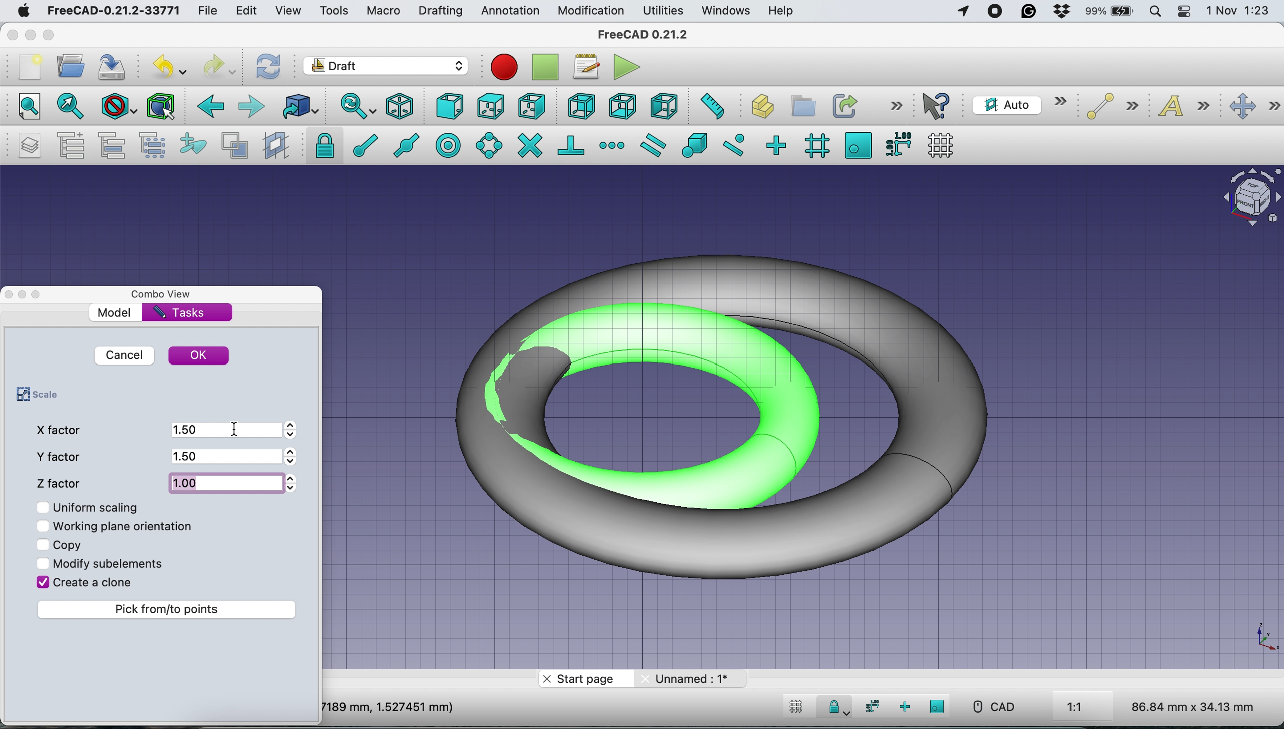 The height and width of the screenshot is (729, 1284). Describe the element at coordinates (758, 107) in the screenshot. I see `create part` at that location.